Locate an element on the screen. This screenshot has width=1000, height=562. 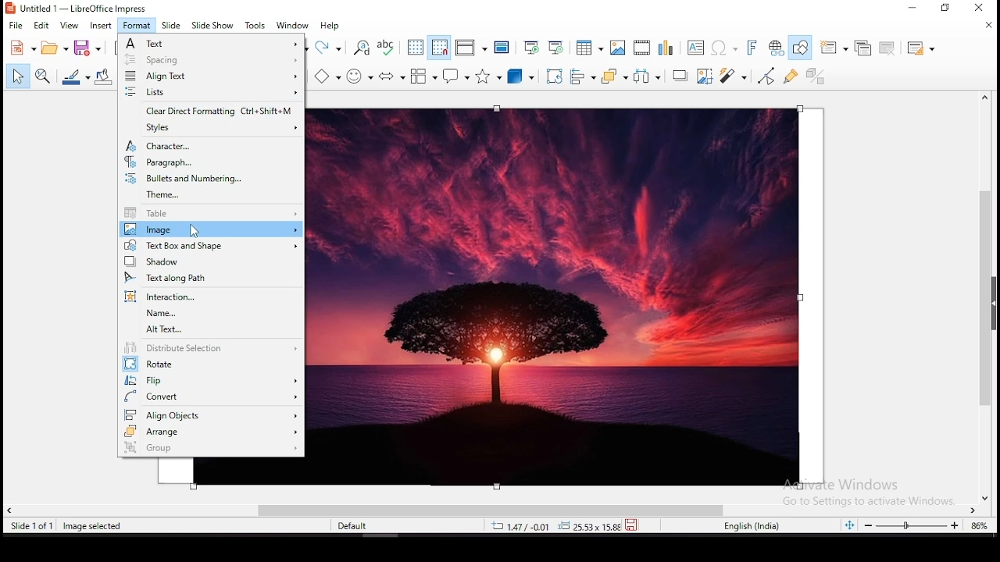
rotate is located at coordinates (212, 365).